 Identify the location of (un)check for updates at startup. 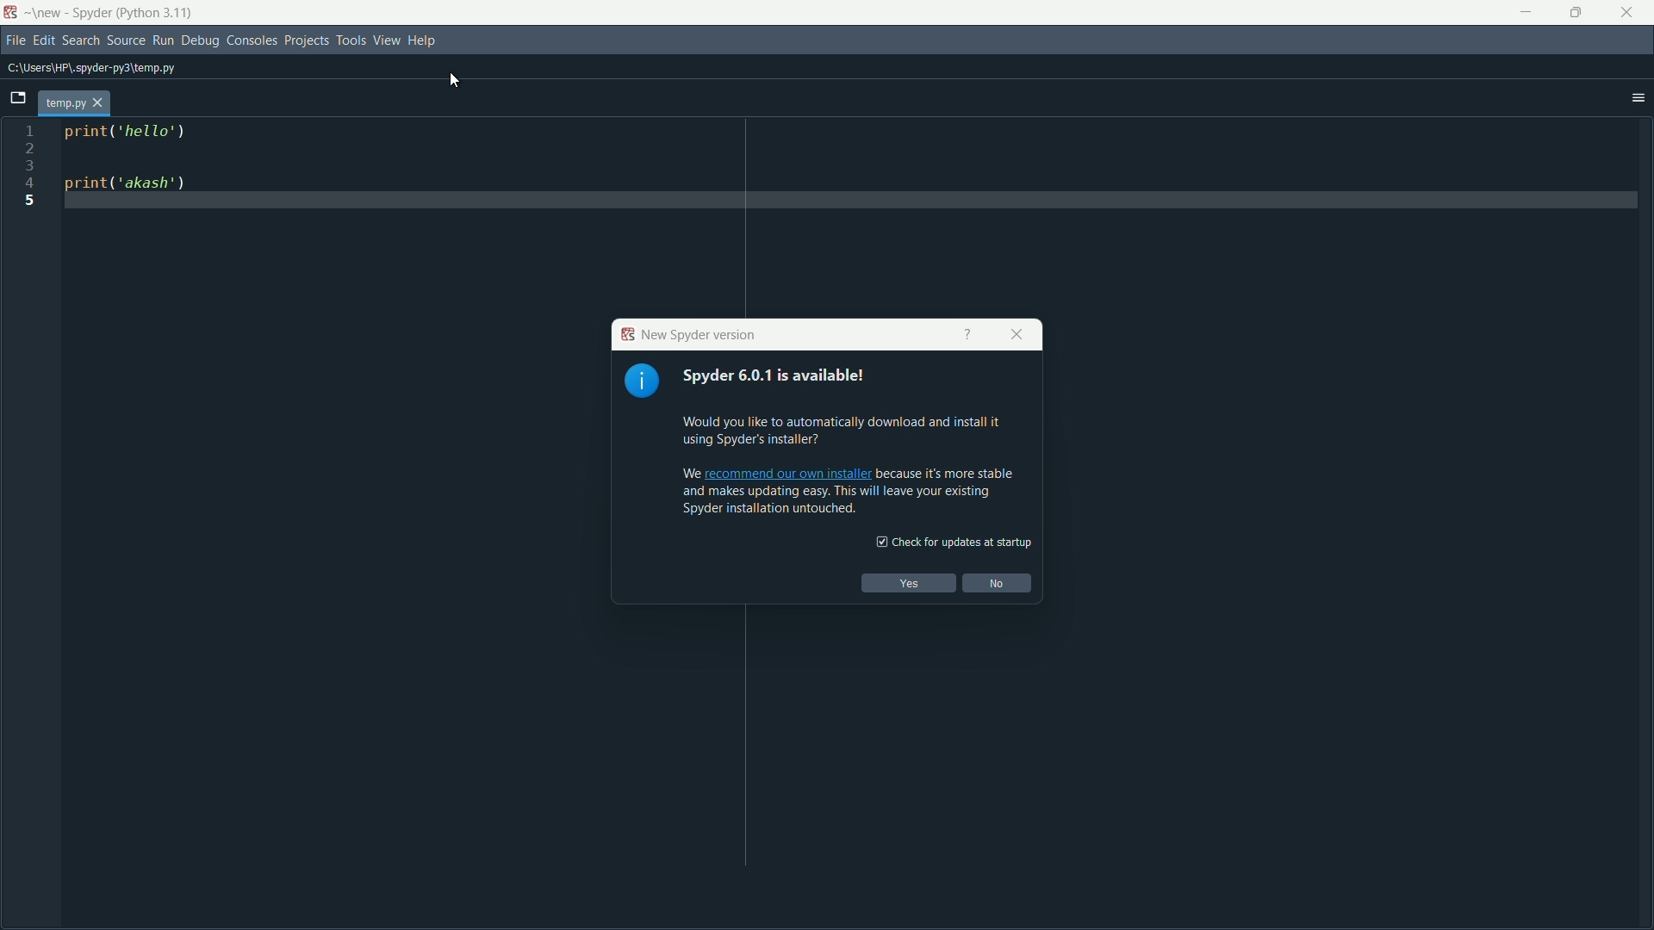
(951, 542).